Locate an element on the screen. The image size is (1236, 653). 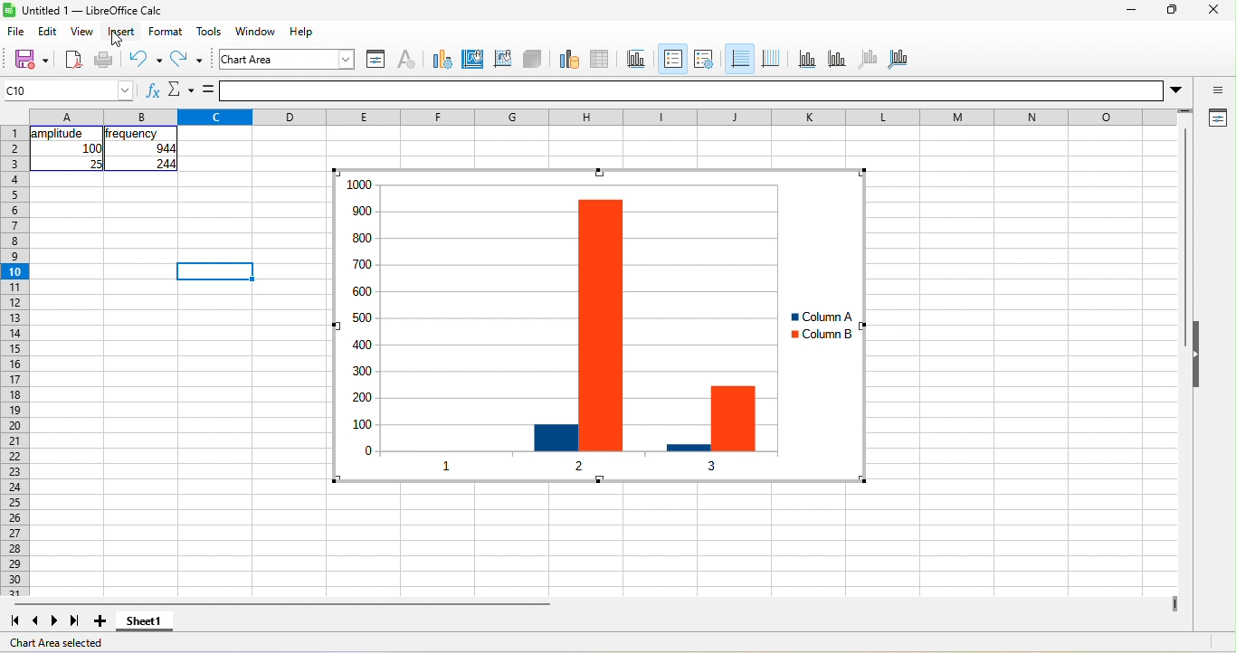
vertical grids is located at coordinates (771, 59).